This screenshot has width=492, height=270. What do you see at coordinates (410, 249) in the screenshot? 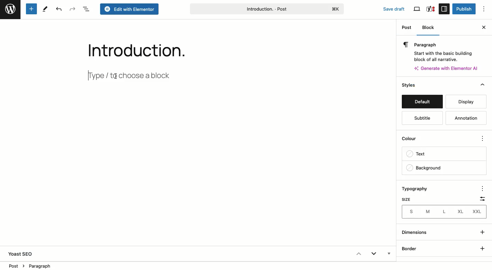
I see `Border` at bounding box center [410, 249].